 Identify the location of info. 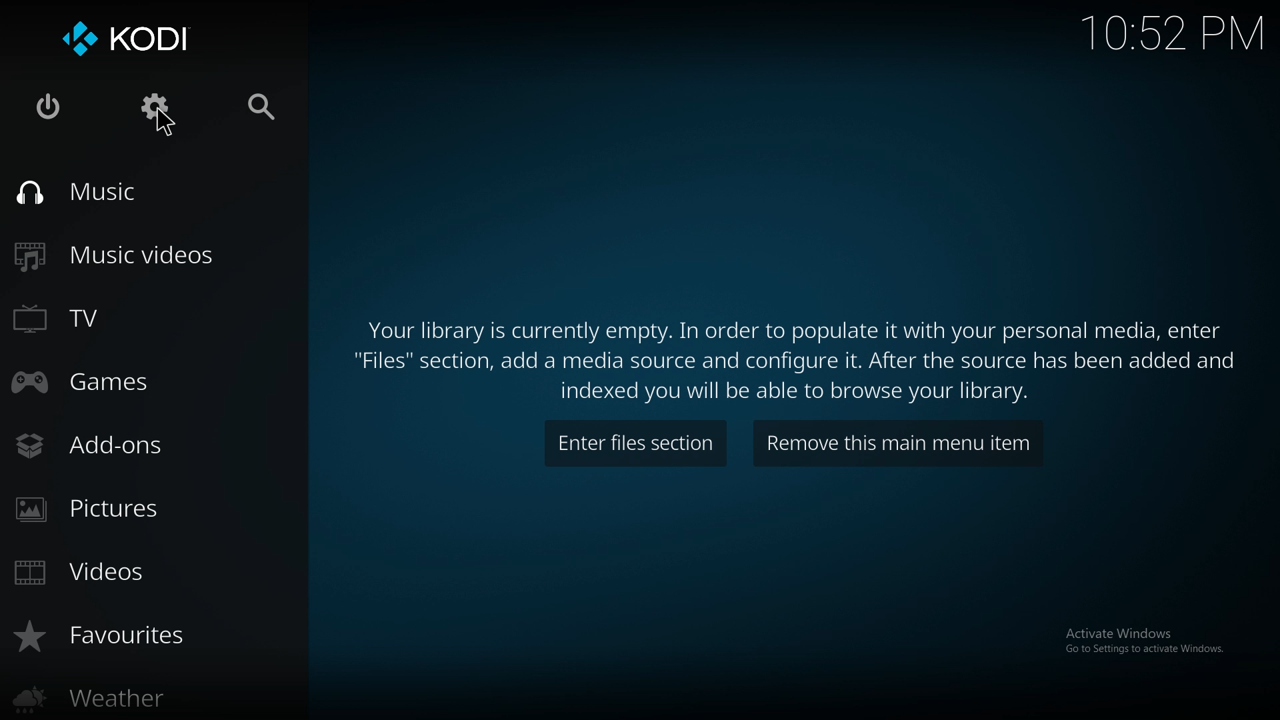
(798, 359).